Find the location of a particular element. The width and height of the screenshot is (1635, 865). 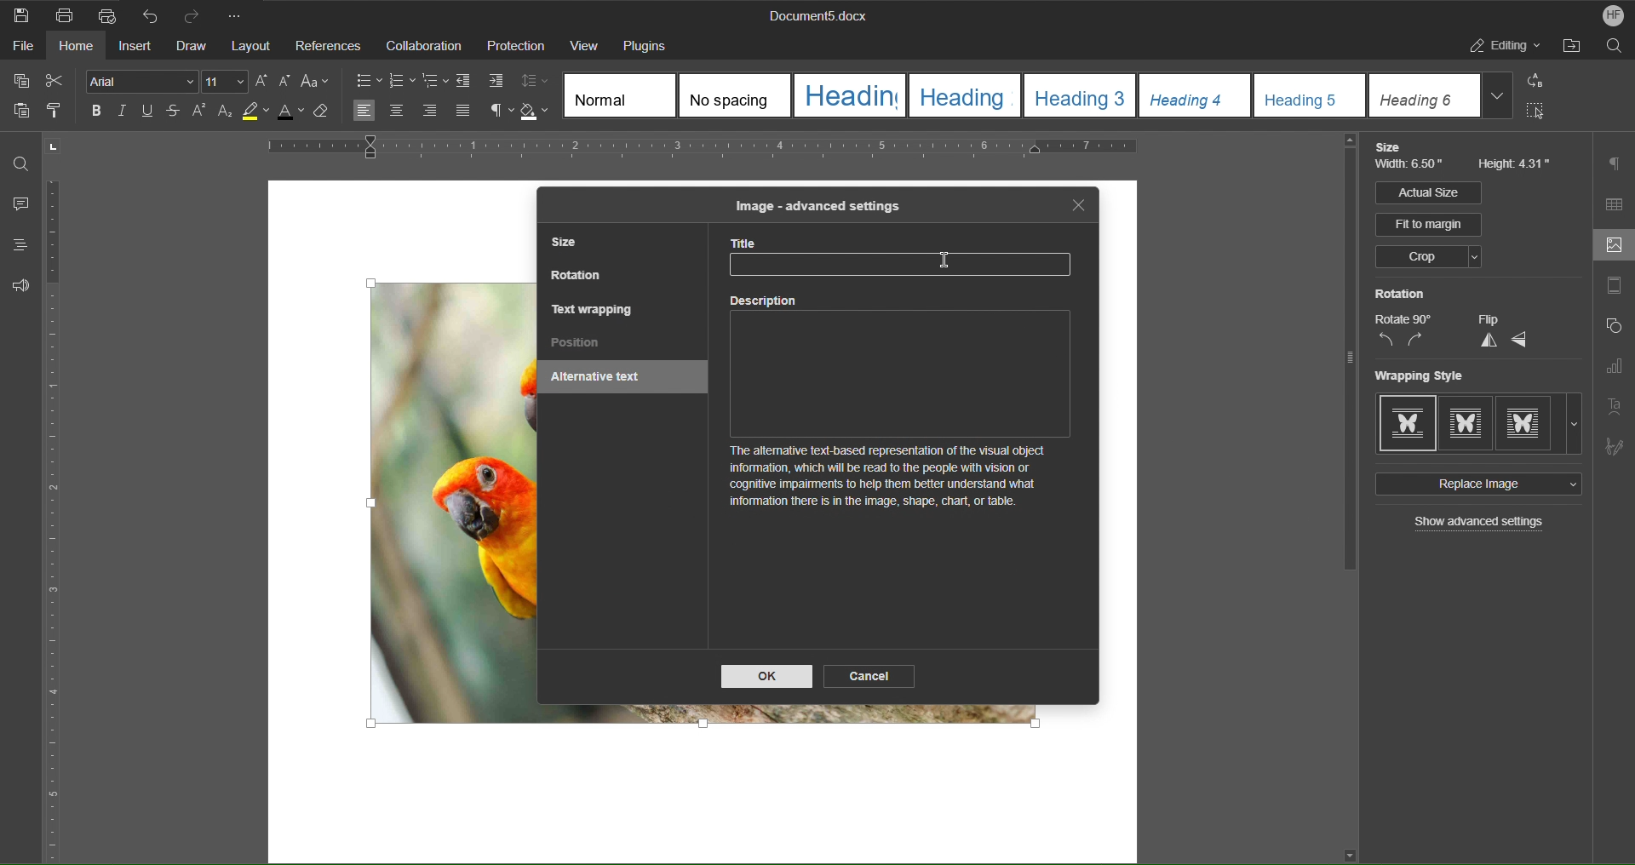

Rotation is located at coordinates (578, 278).